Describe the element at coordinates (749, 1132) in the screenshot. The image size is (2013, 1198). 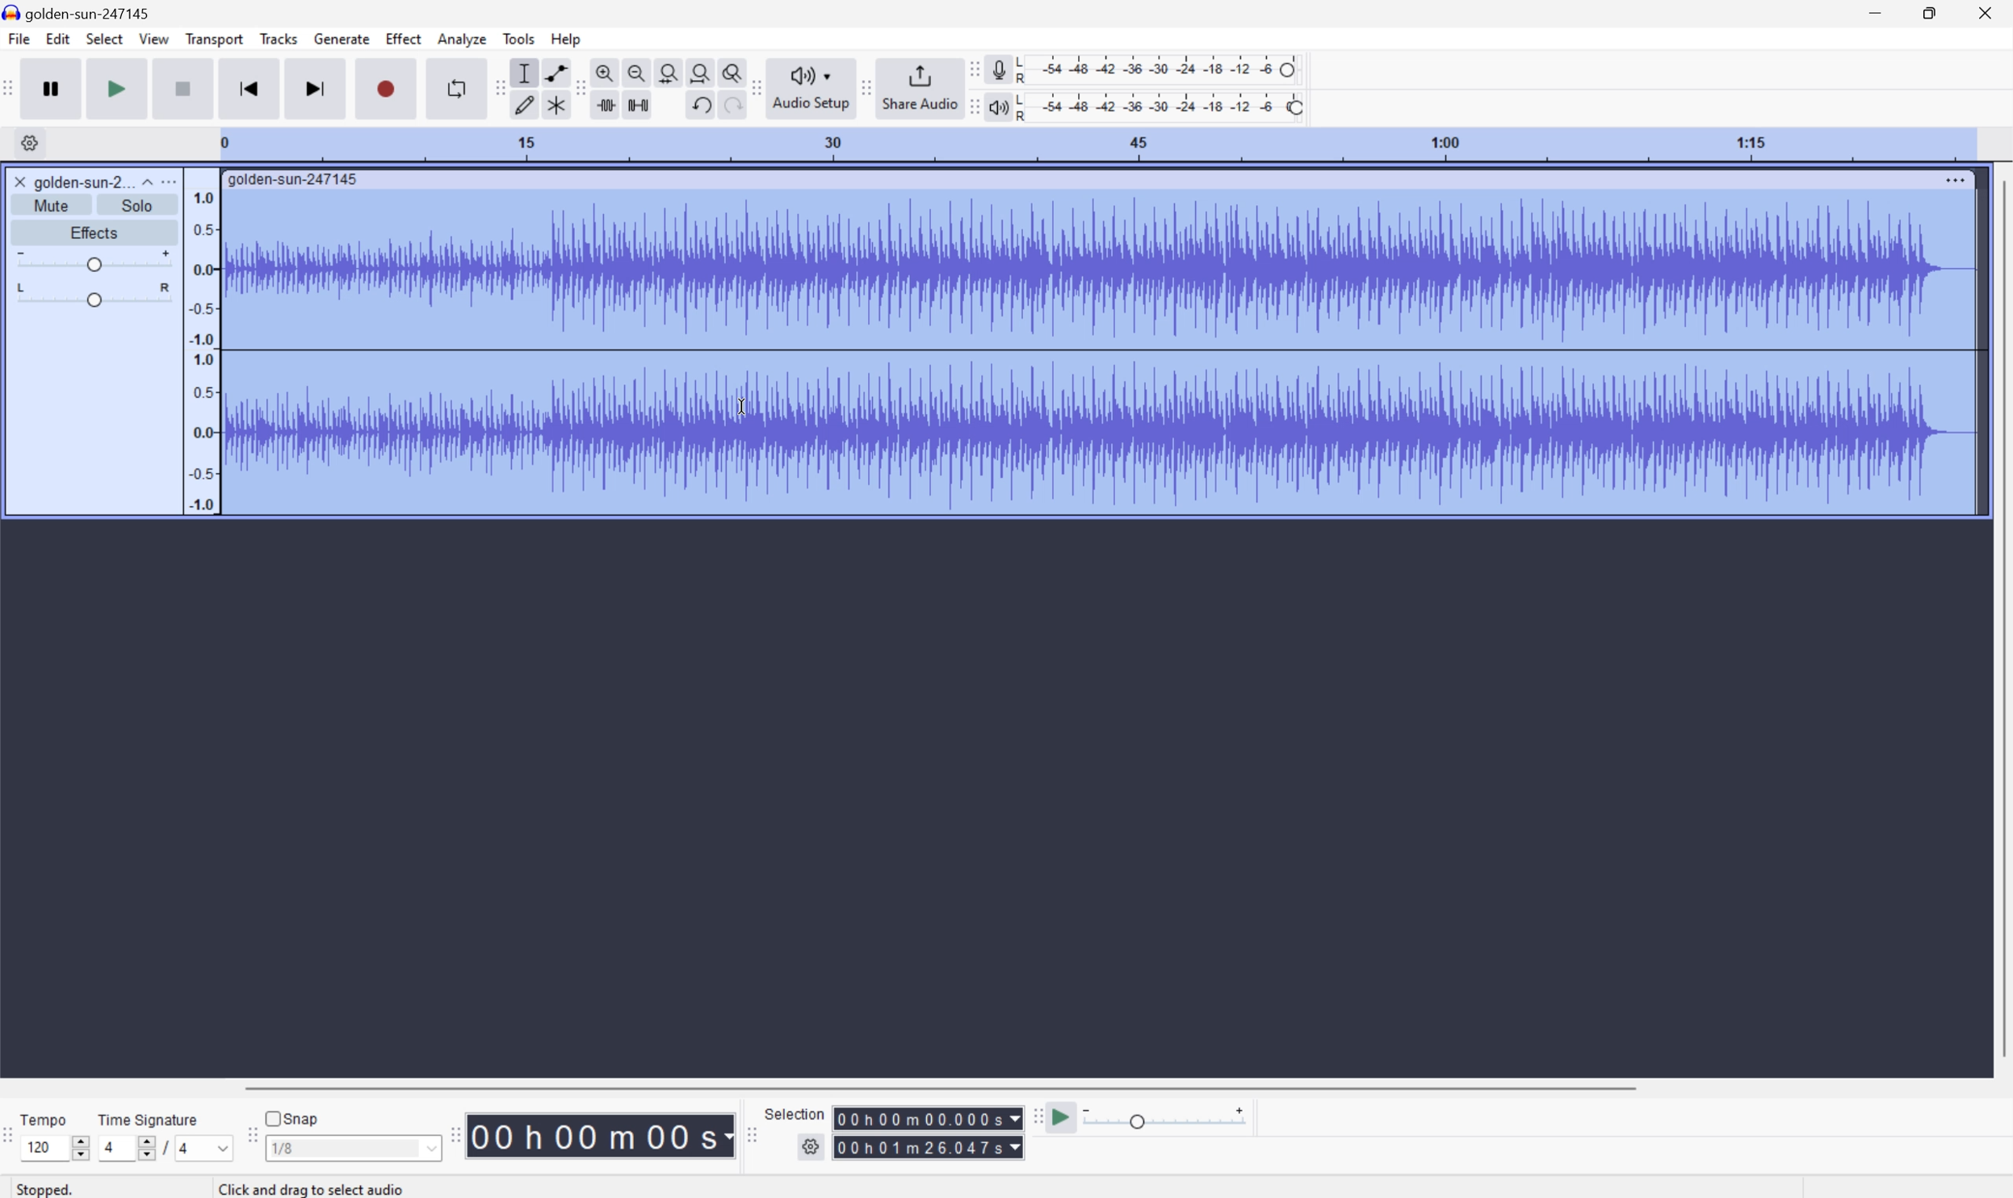
I see `Audacity selection toolbar` at that location.